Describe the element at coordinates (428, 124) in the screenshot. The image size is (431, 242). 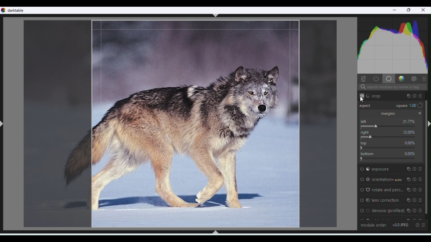
I see `ctrl+shift+r` at that location.